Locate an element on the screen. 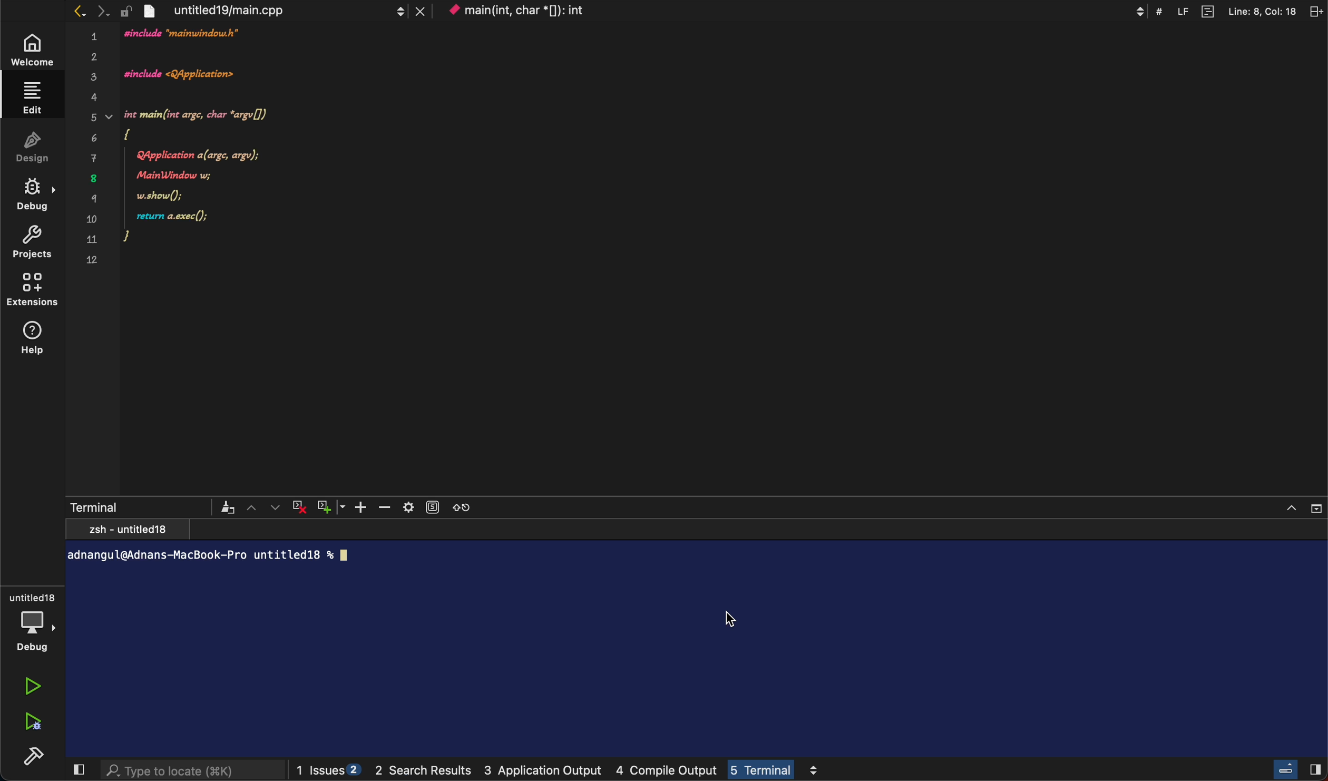  welcome is located at coordinates (33, 51).